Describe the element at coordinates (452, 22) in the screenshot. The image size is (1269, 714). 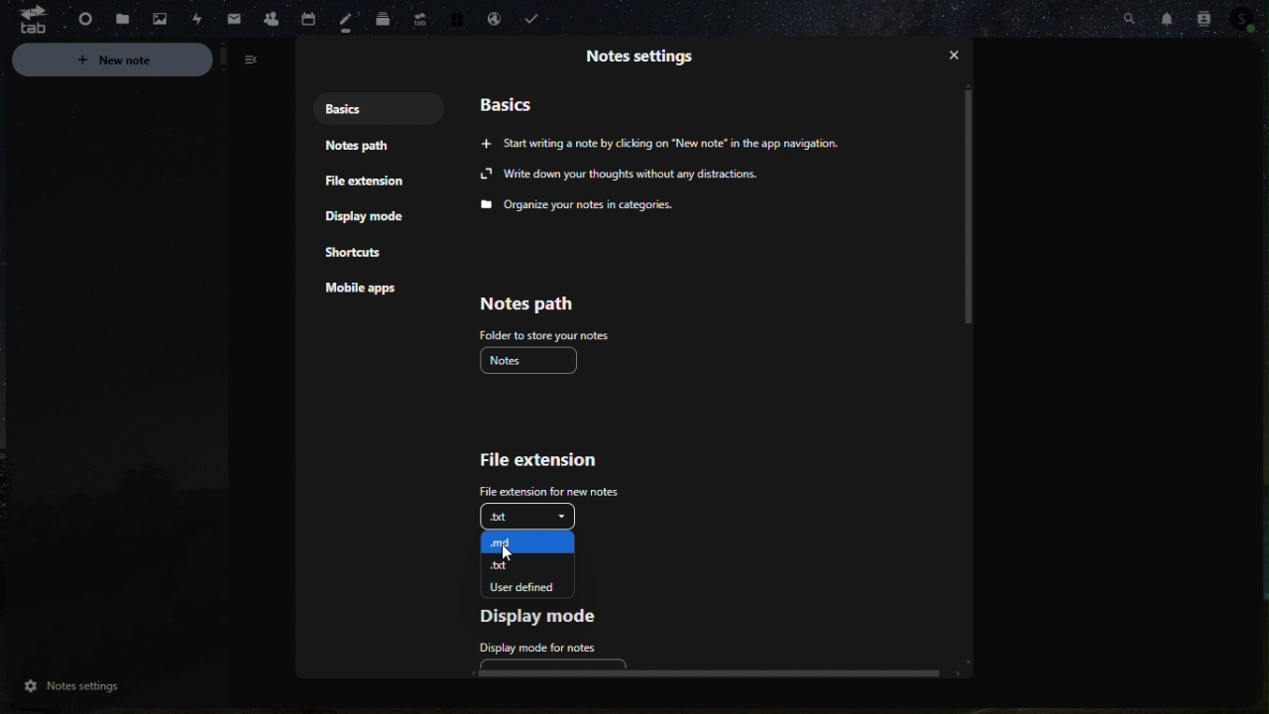
I see `free trial` at that location.